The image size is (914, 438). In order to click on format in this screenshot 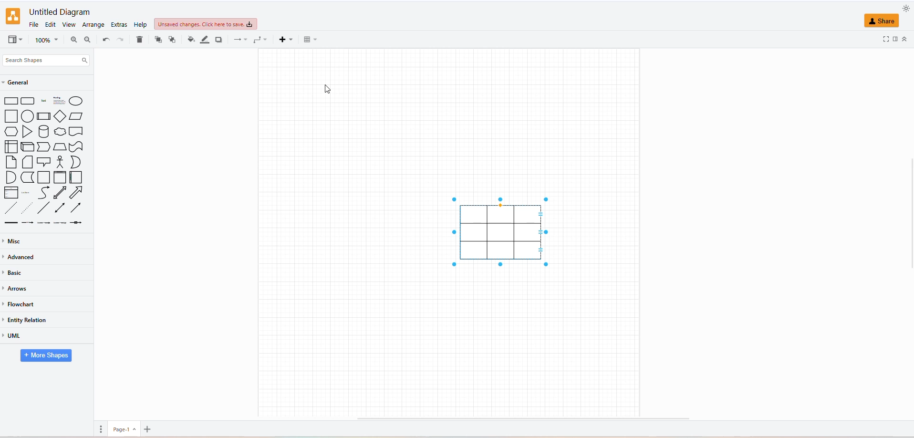, I will do `click(896, 41)`.